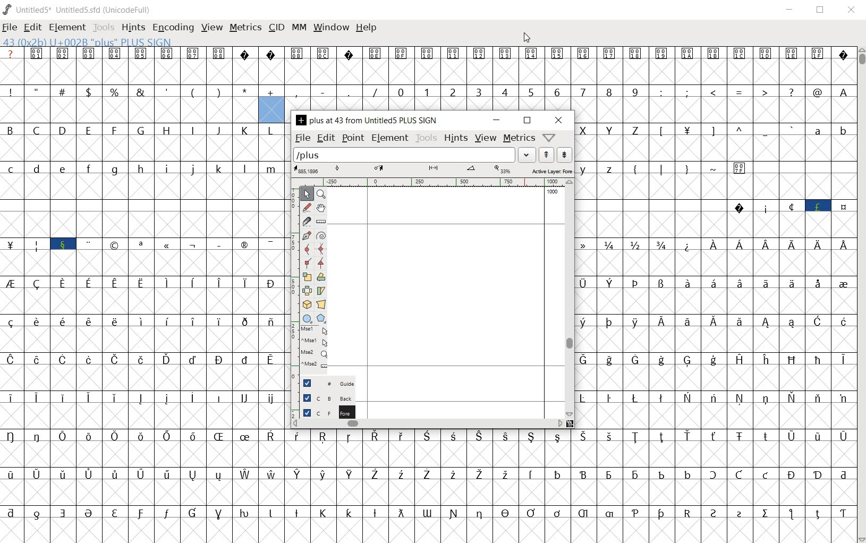  What do you see at coordinates (427, 183) in the screenshot?
I see `ruler` at bounding box center [427, 183].